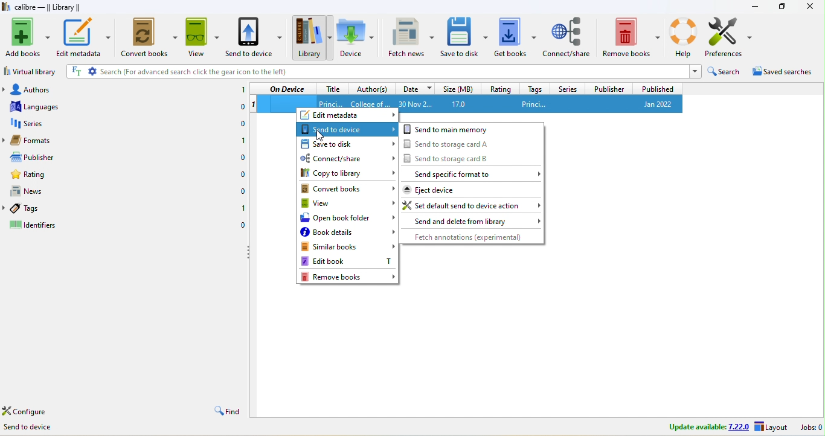 The width and height of the screenshot is (825, 436). I want to click on view, so click(202, 39).